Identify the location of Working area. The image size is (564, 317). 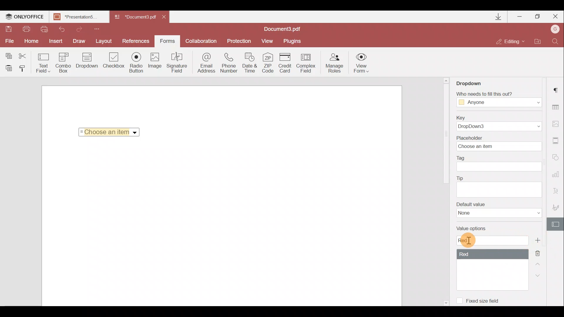
(221, 224).